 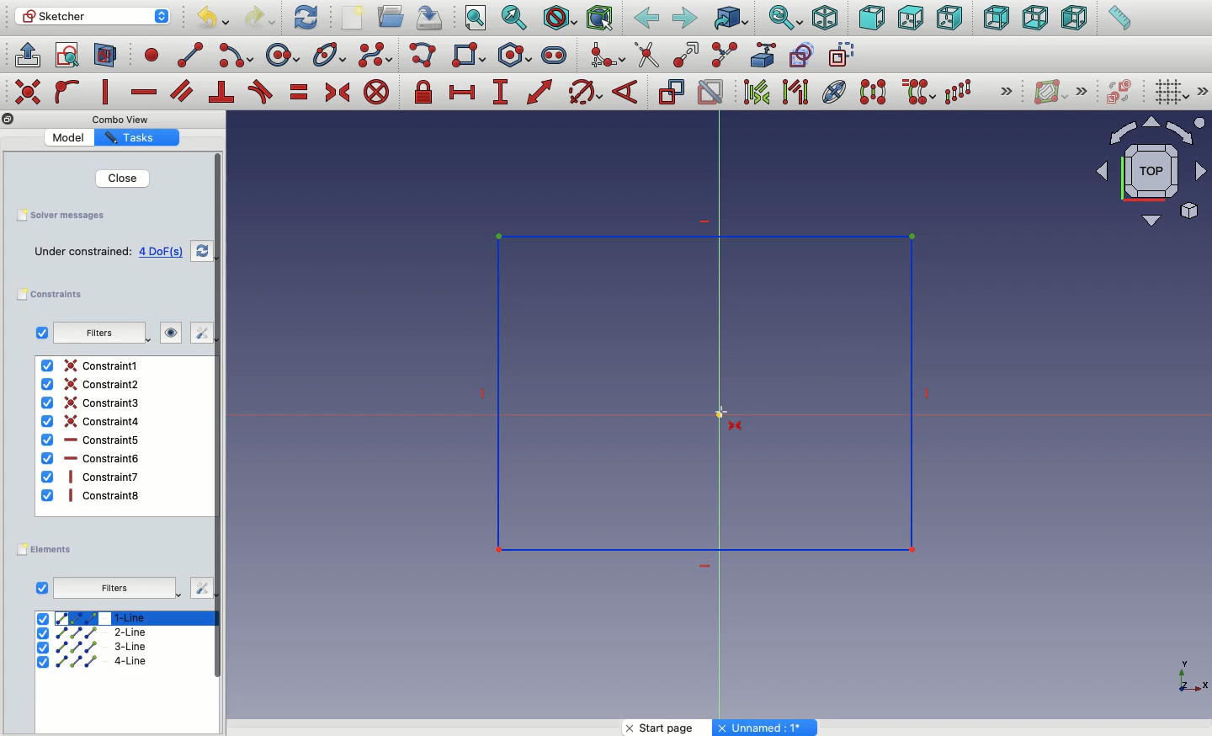 What do you see at coordinates (1073, 19) in the screenshot?
I see `Left` at bounding box center [1073, 19].